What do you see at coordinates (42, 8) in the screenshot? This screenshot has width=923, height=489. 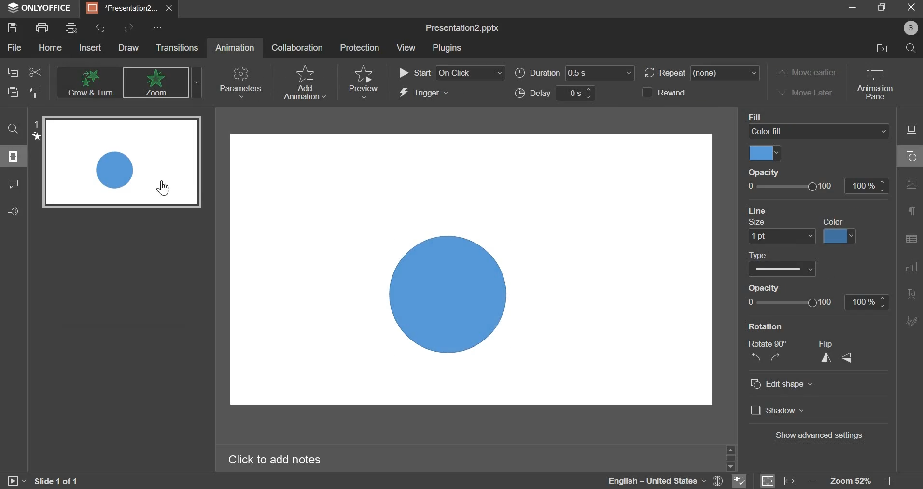 I see `ONLYOFFICE` at bounding box center [42, 8].